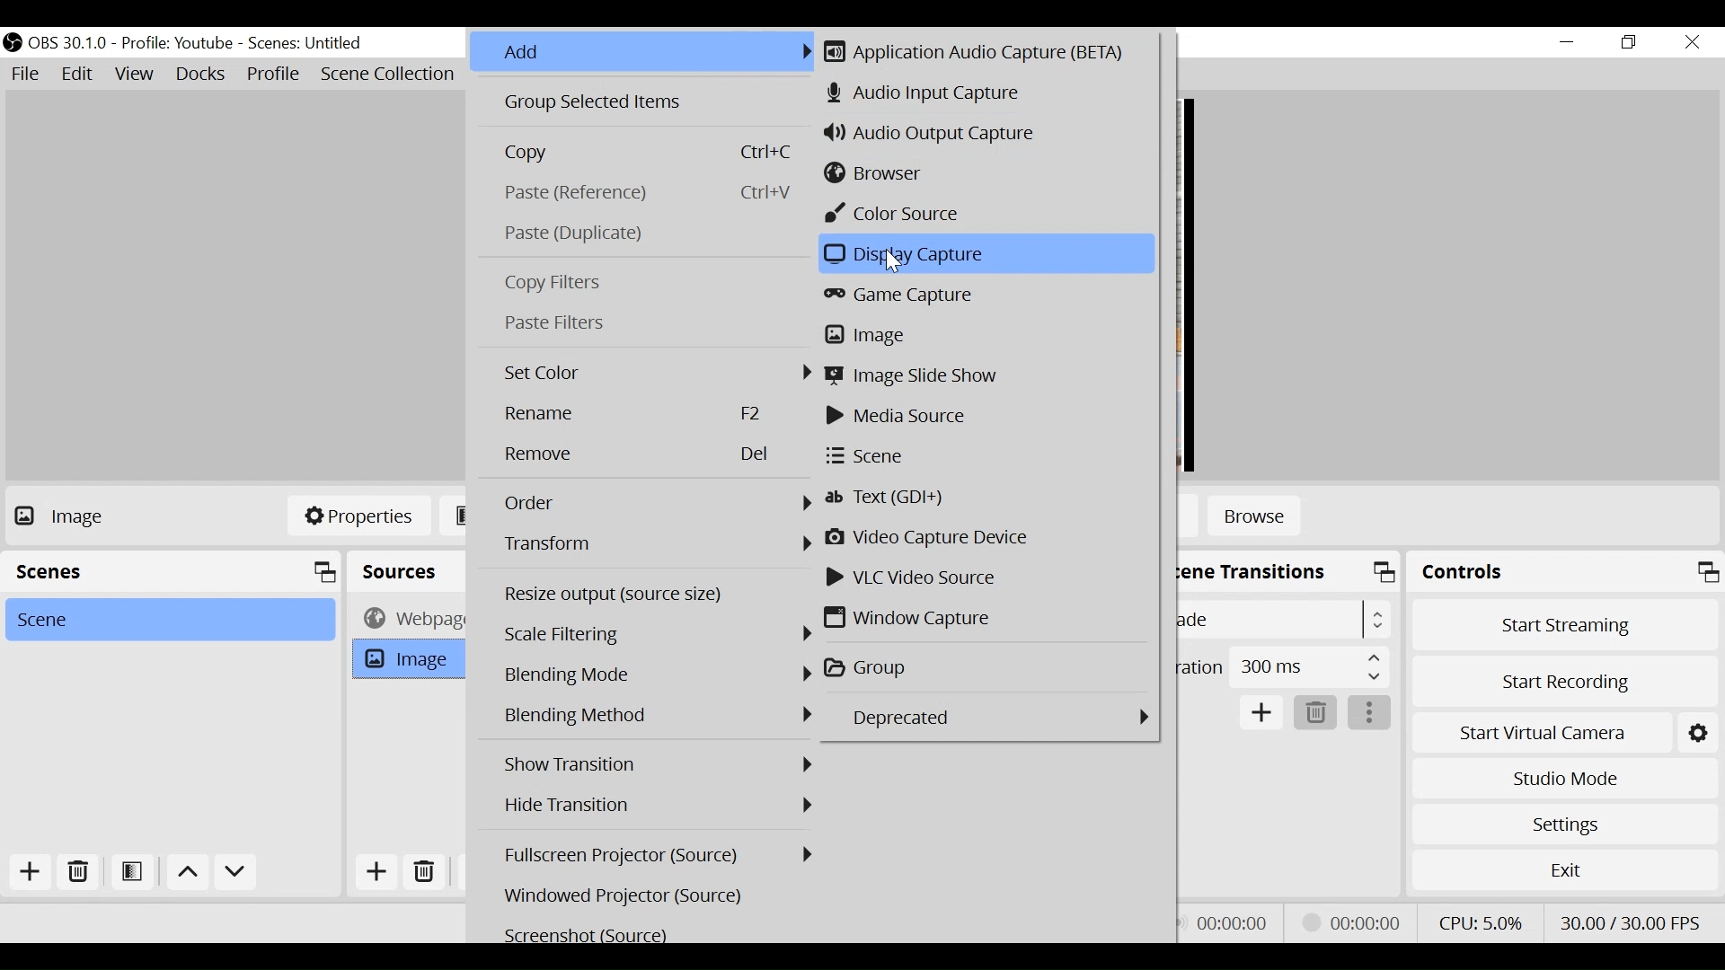 This screenshot has width=1725, height=970. I want to click on Move down, so click(236, 874).